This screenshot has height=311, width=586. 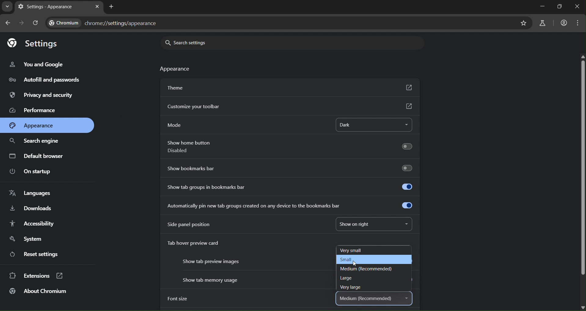 What do you see at coordinates (194, 224) in the screenshot?
I see `side panel position` at bounding box center [194, 224].